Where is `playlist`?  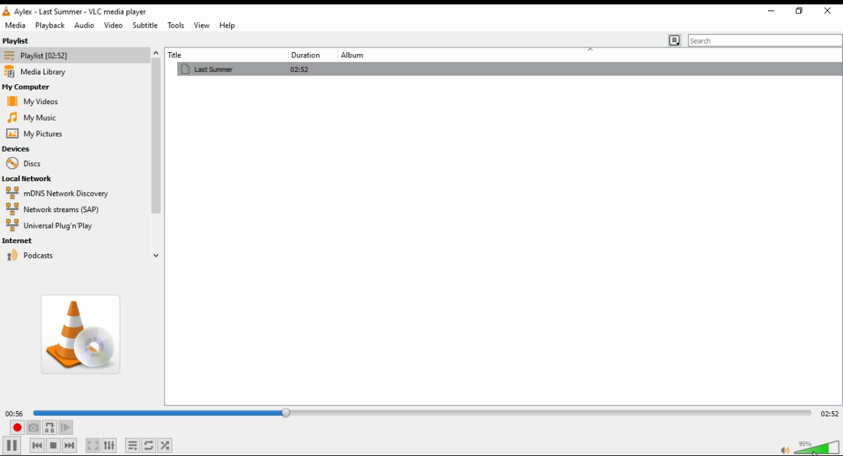
playlist is located at coordinates (42, 56).